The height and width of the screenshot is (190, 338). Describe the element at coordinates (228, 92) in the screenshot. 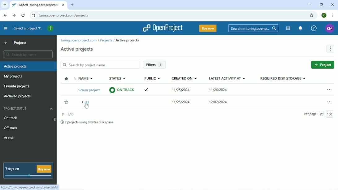

I see `Latest activity at` at that location.